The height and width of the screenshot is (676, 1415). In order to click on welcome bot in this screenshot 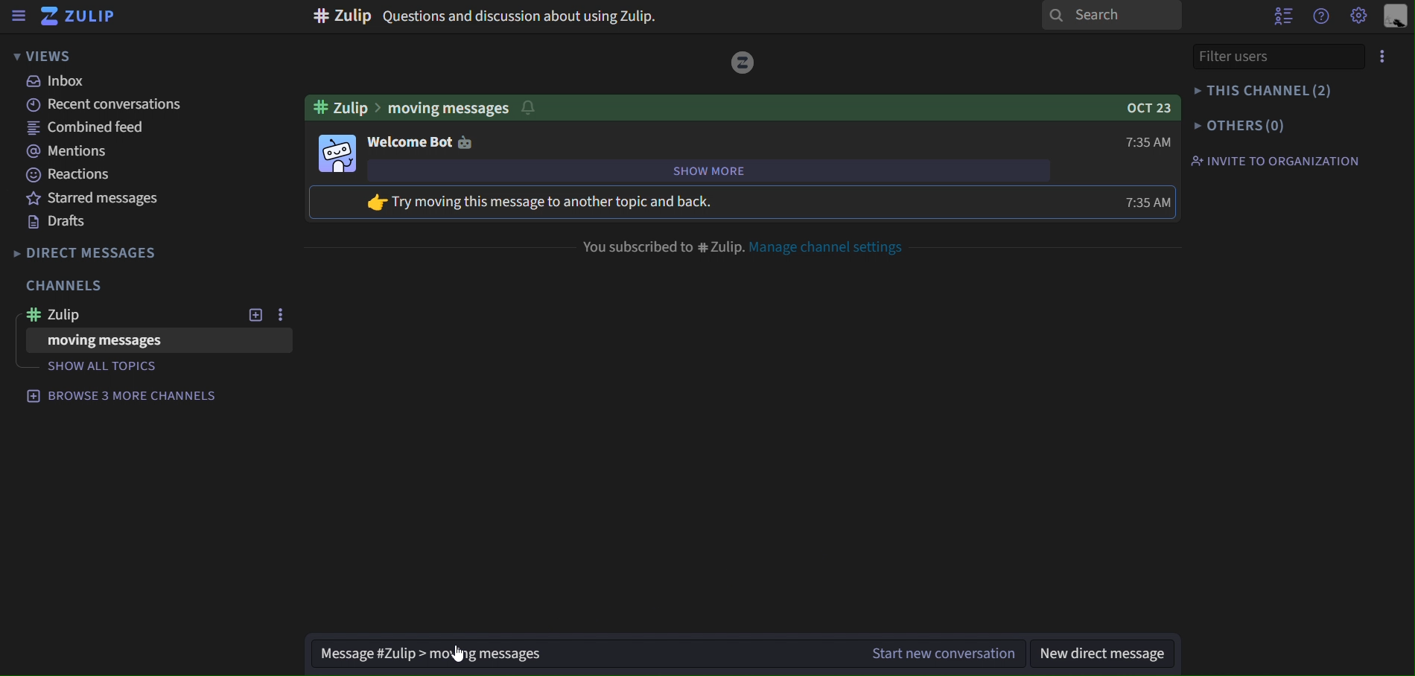, I will do `click(420, 141)`.